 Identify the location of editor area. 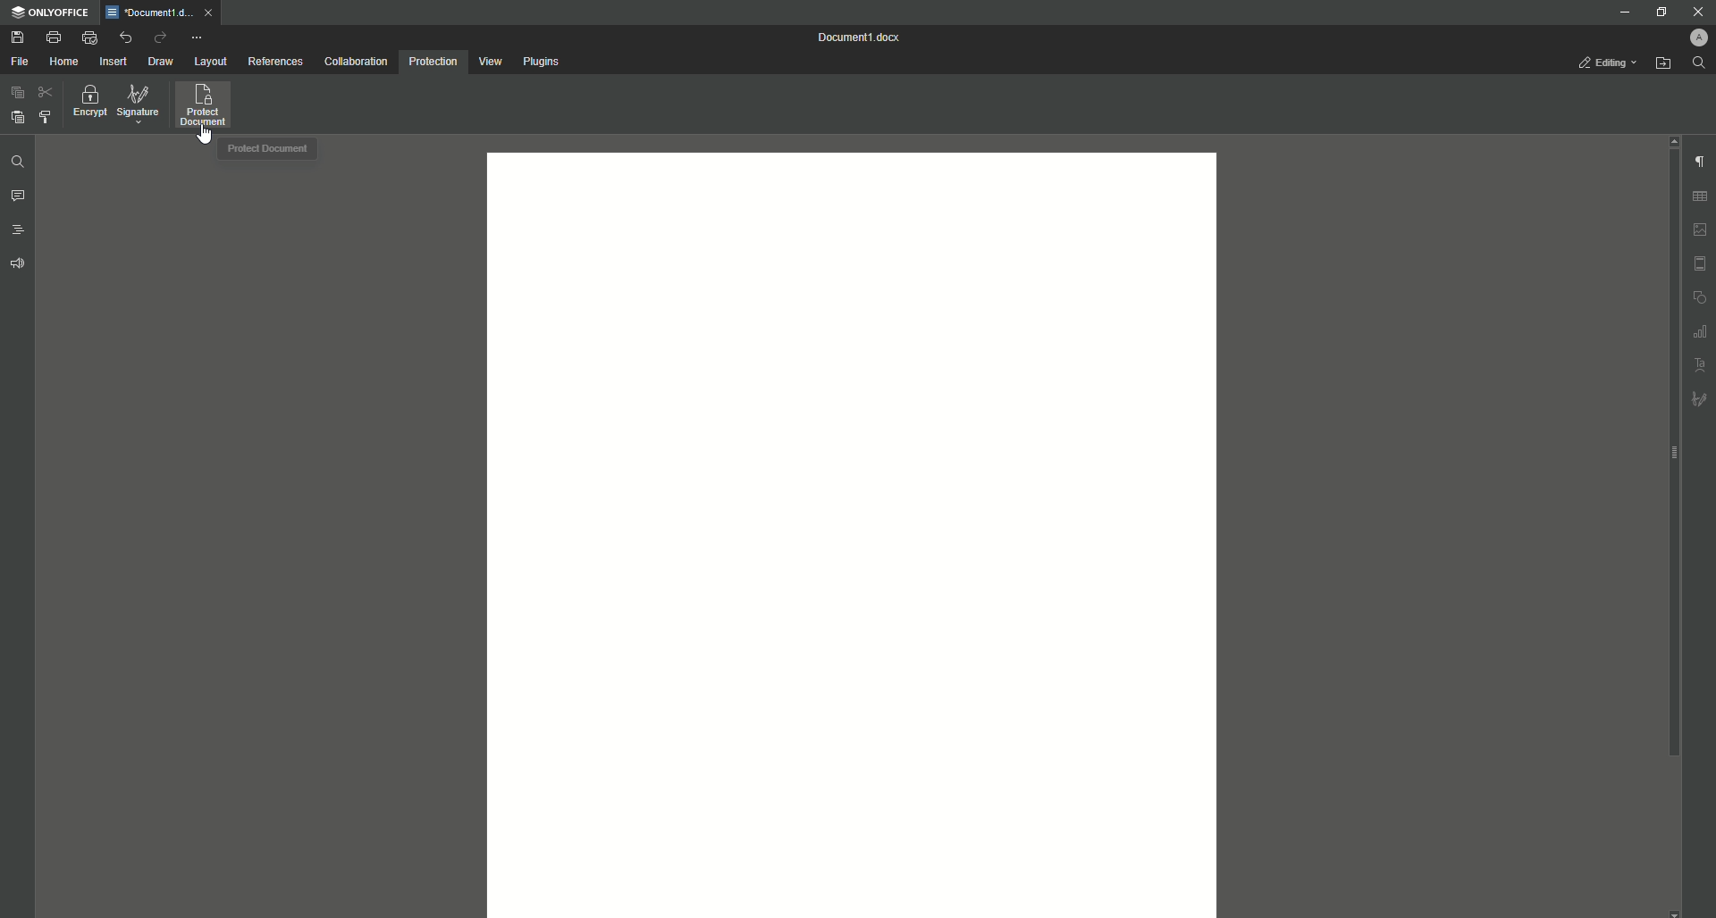
(854, 401).